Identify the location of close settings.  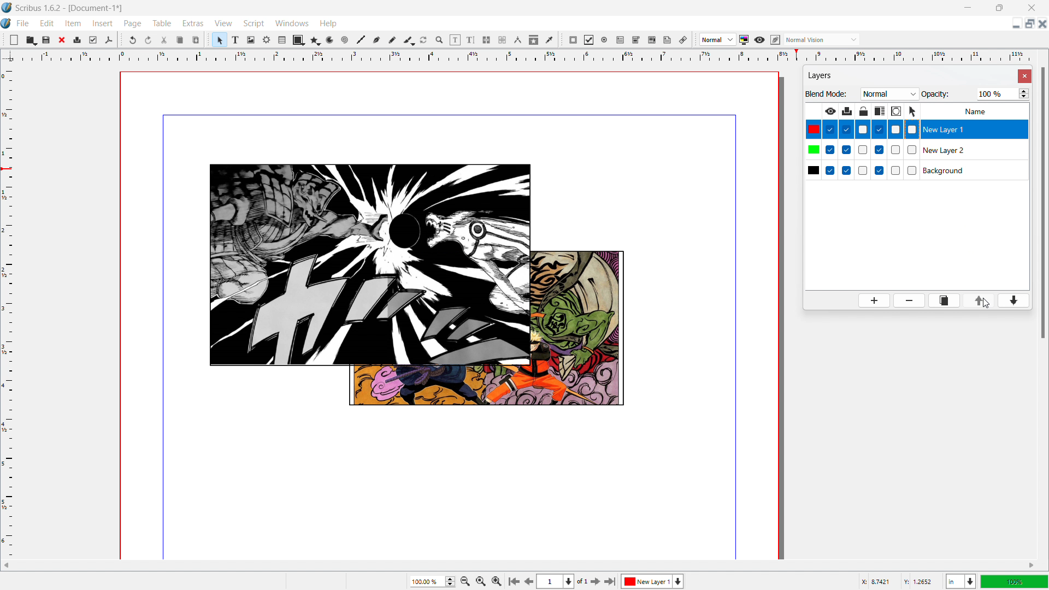
(1025, 76).